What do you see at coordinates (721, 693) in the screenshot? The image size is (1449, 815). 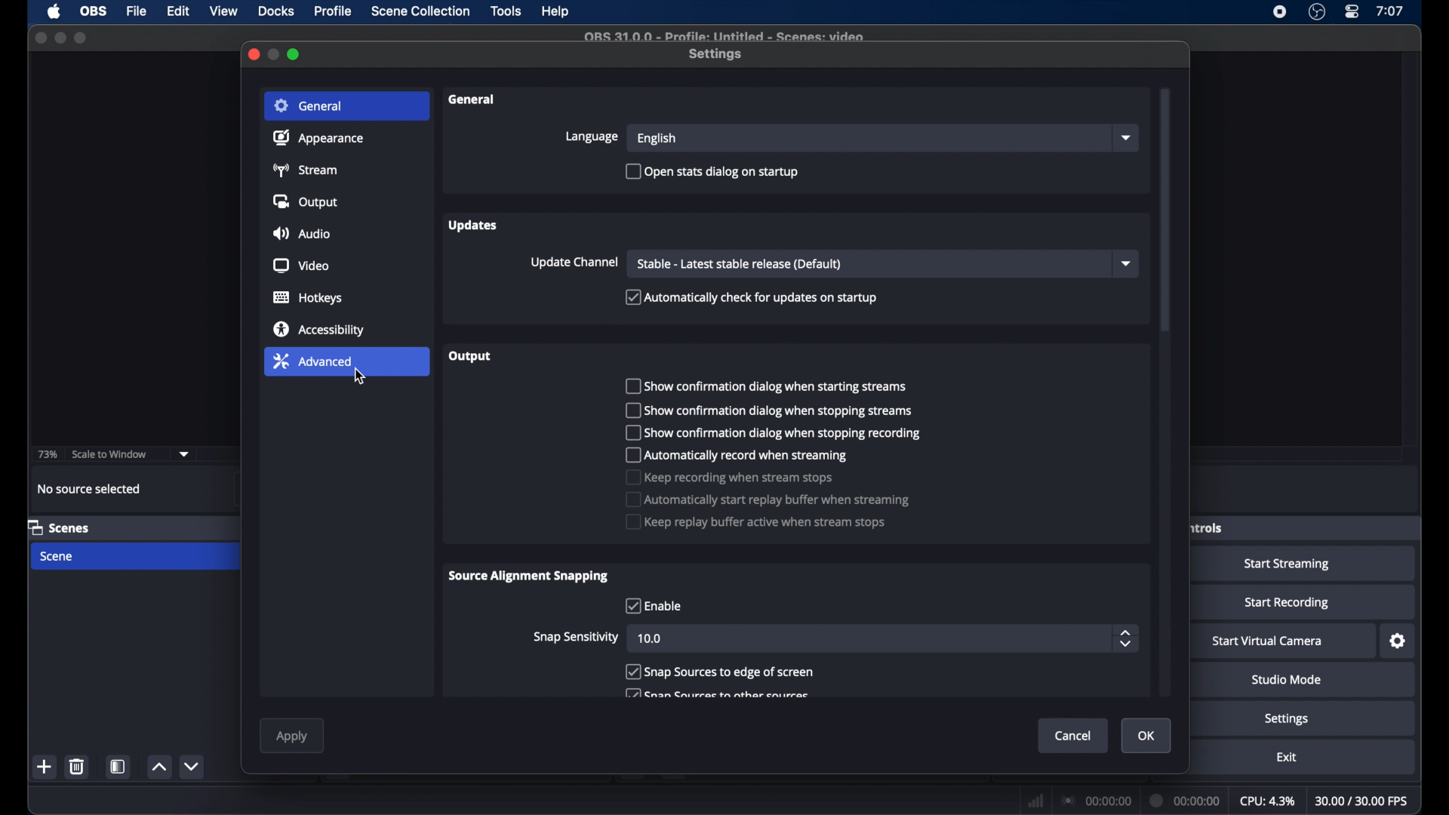 I see `checkbox` at bounding box center [721, 693].